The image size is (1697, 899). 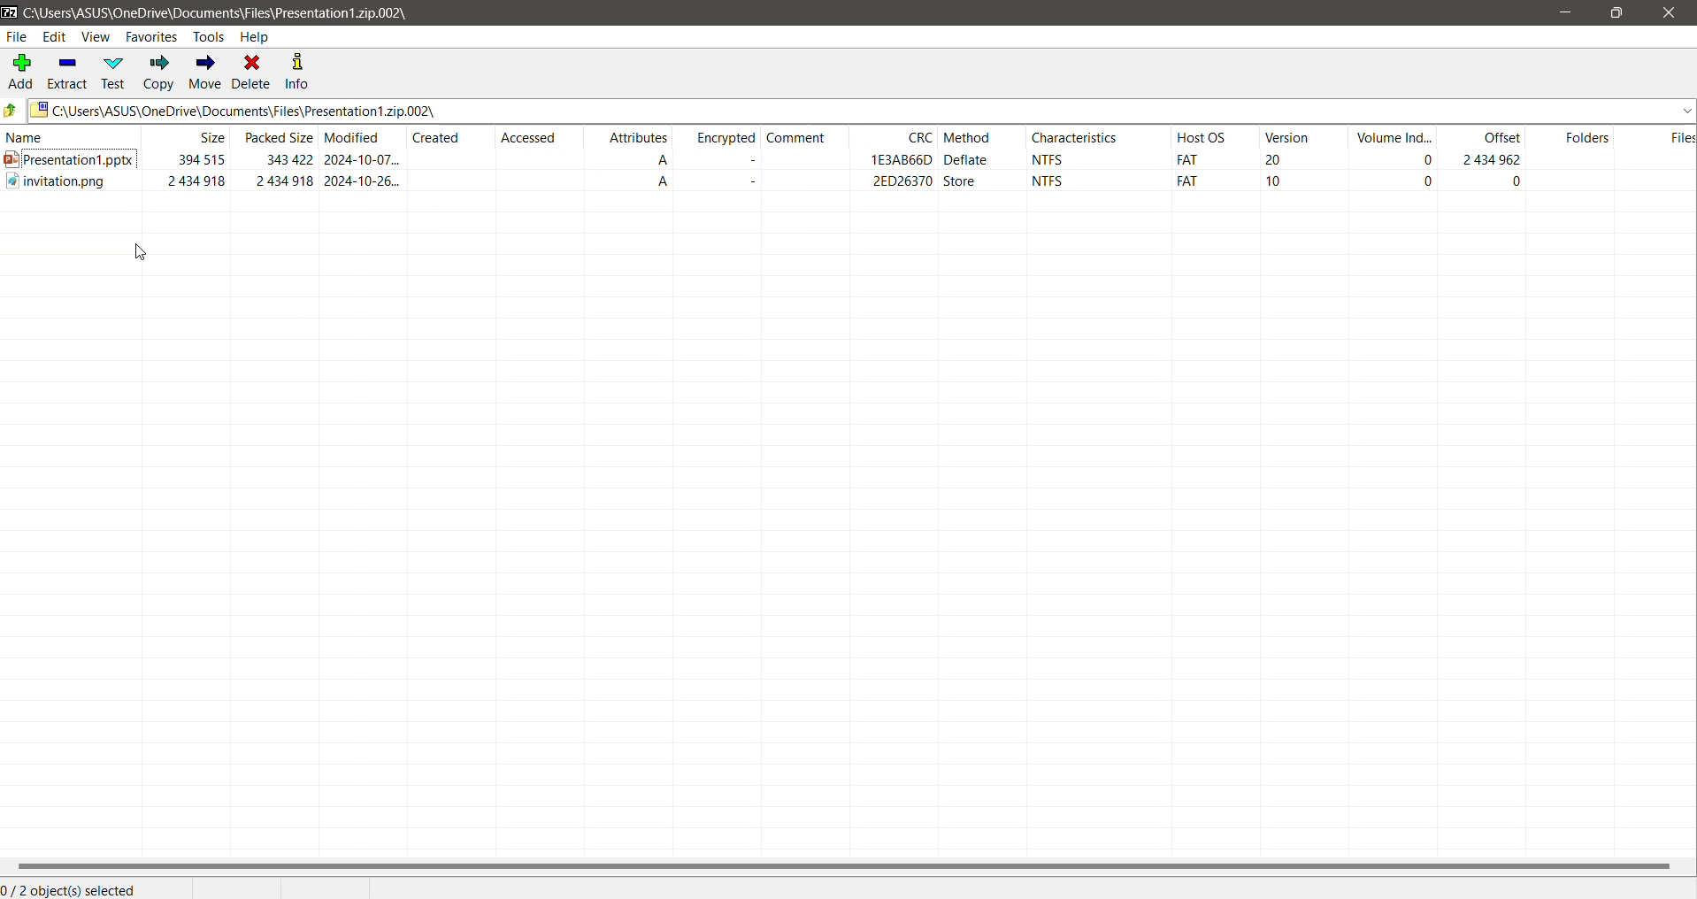 I want to click on Accessed , so click(x=539, y=137).